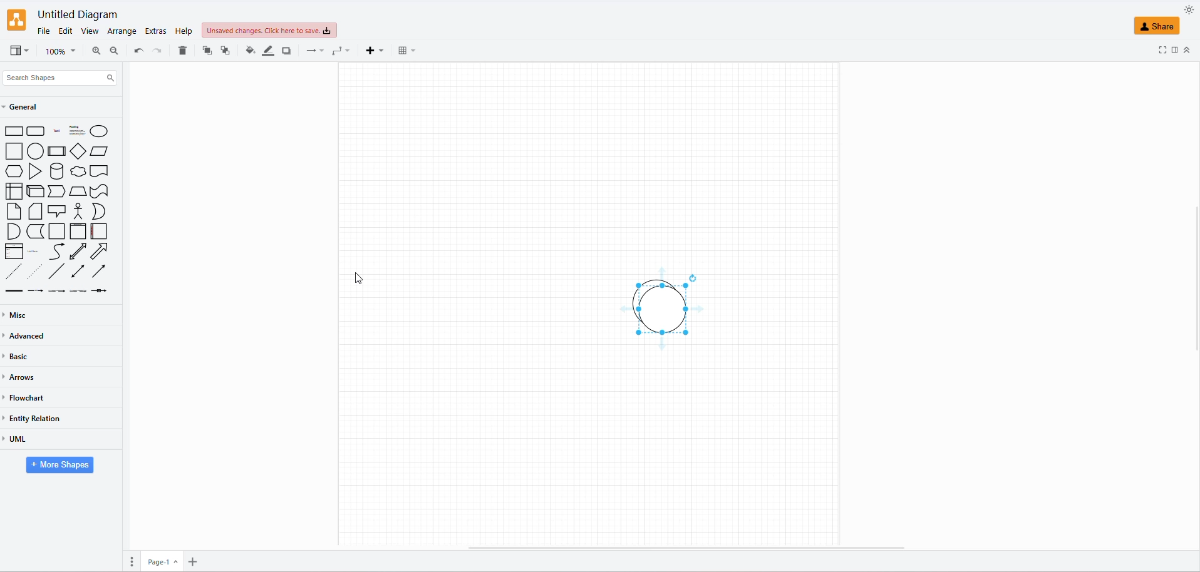 The image size is (1200, 572). What do you see at coordinates (359, 277) in the screenshot?
I see `cursor` at bounding box center [359, 277].